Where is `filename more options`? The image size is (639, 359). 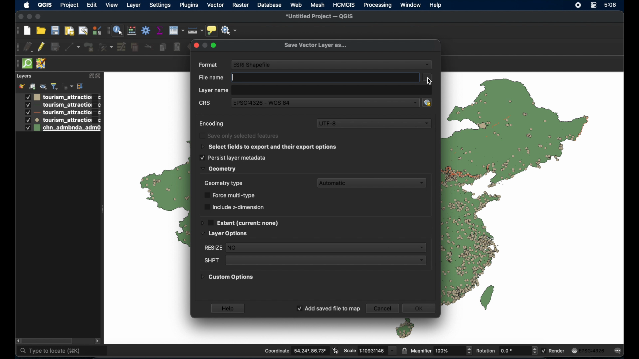 filename more options is located at coordinates (428, 76).